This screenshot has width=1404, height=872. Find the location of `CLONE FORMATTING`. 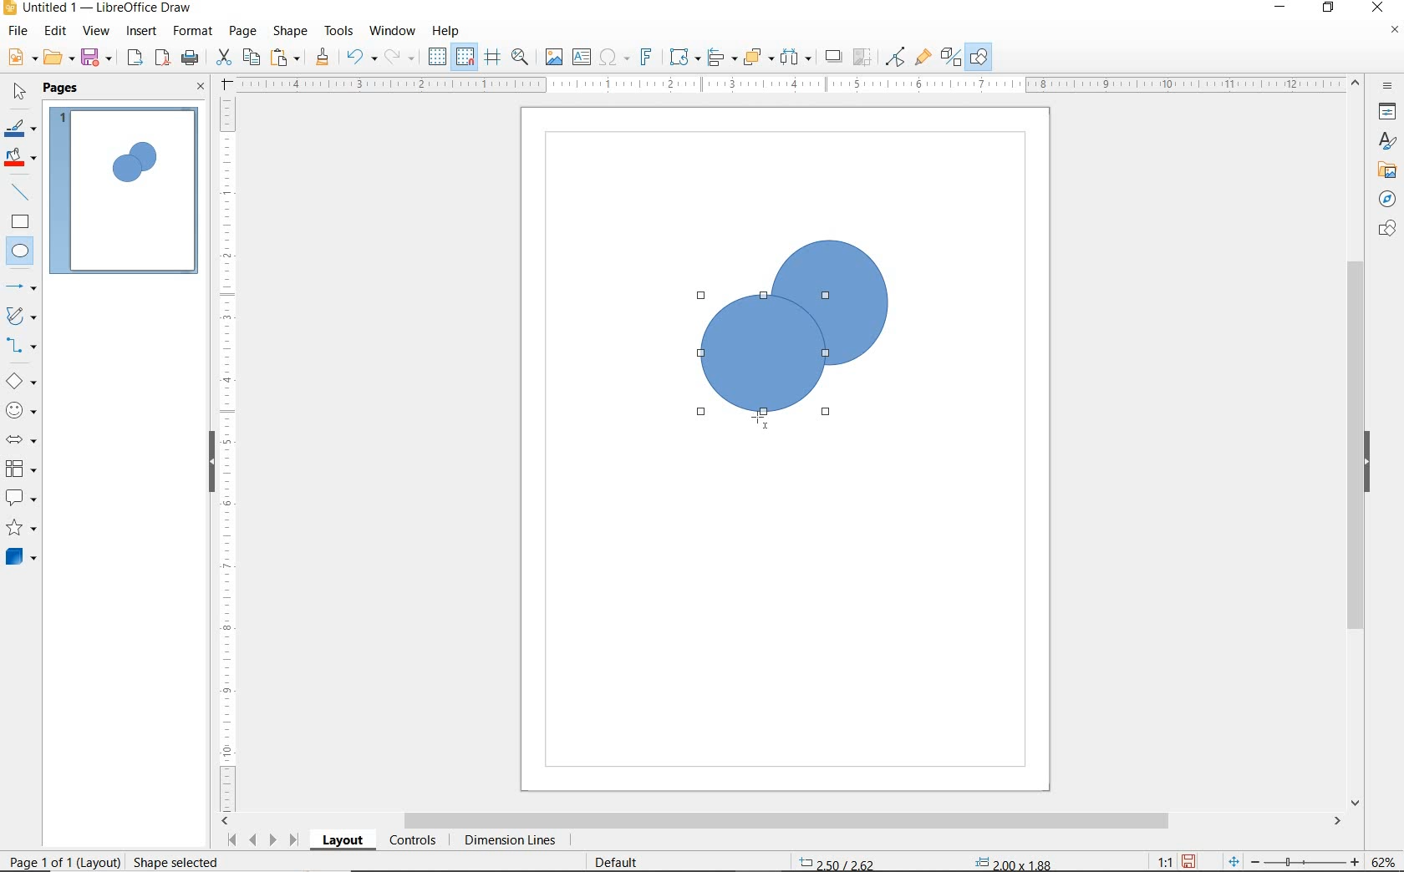

CLONE FORMATTING is located at coordinates (322, 57).